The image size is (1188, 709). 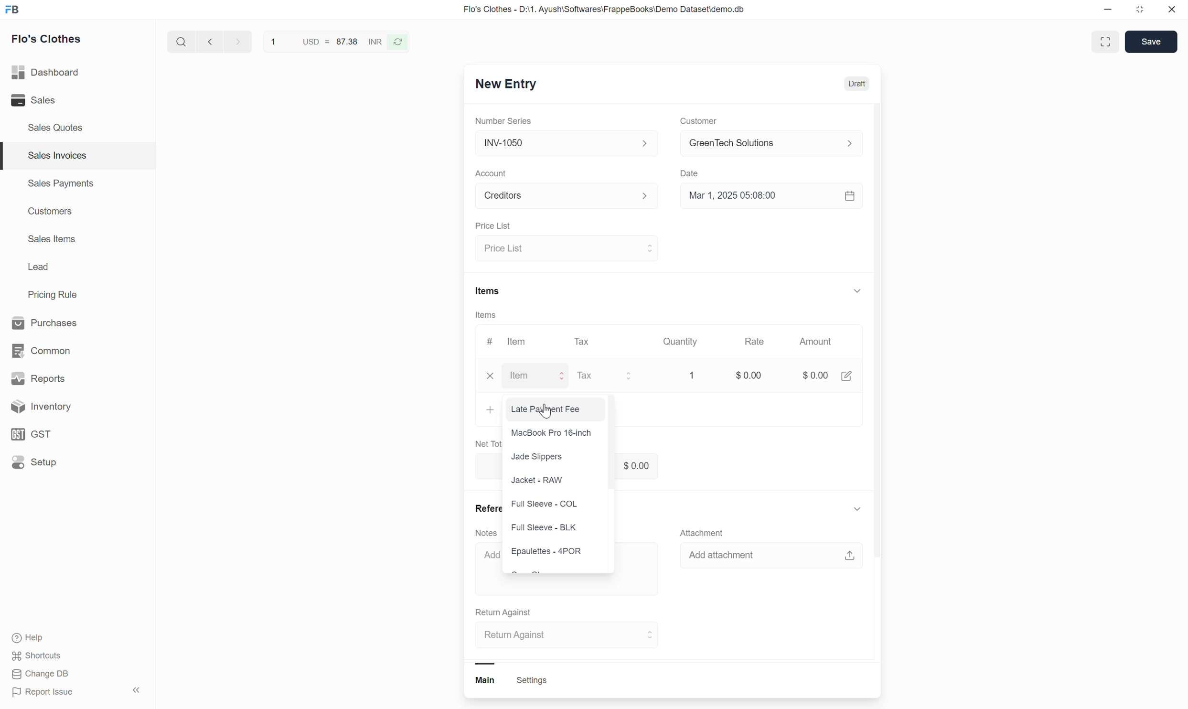 What do you see at coordinates (583, 344) in the screenshot?
I see `Tax` at bounding box center [583, 344].